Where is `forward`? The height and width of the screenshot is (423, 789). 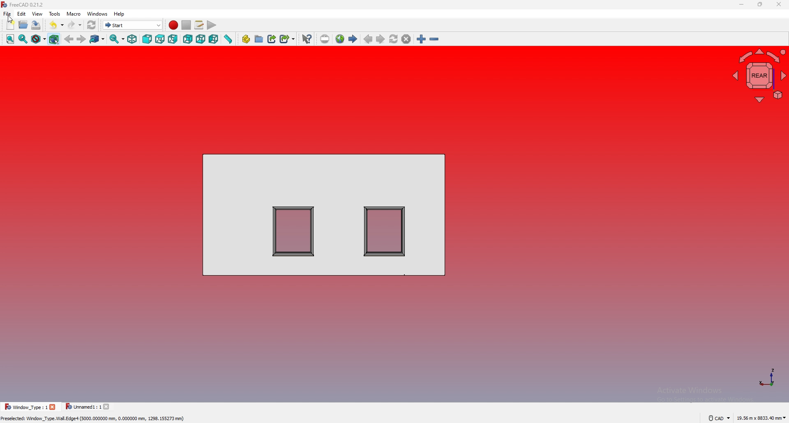 forward is located at coordinates (82, 39).